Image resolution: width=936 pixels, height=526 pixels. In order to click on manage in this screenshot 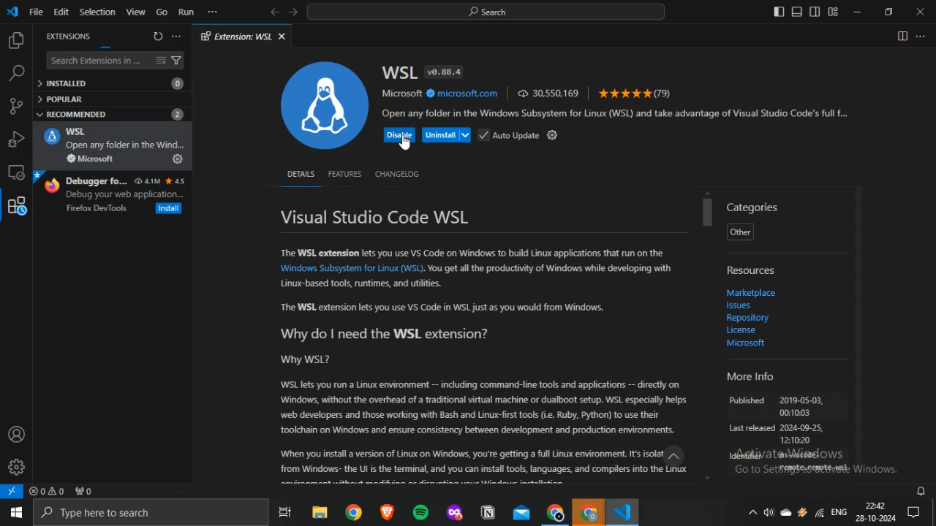, I will do `click(16, 467)`.